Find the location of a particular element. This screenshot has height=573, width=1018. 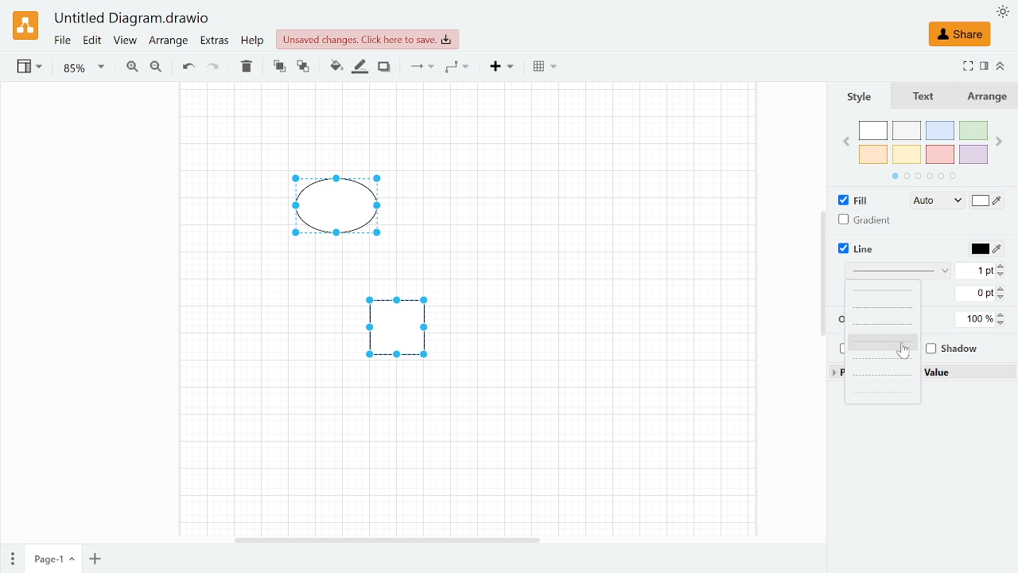

 is located at coordinates (969, 66).